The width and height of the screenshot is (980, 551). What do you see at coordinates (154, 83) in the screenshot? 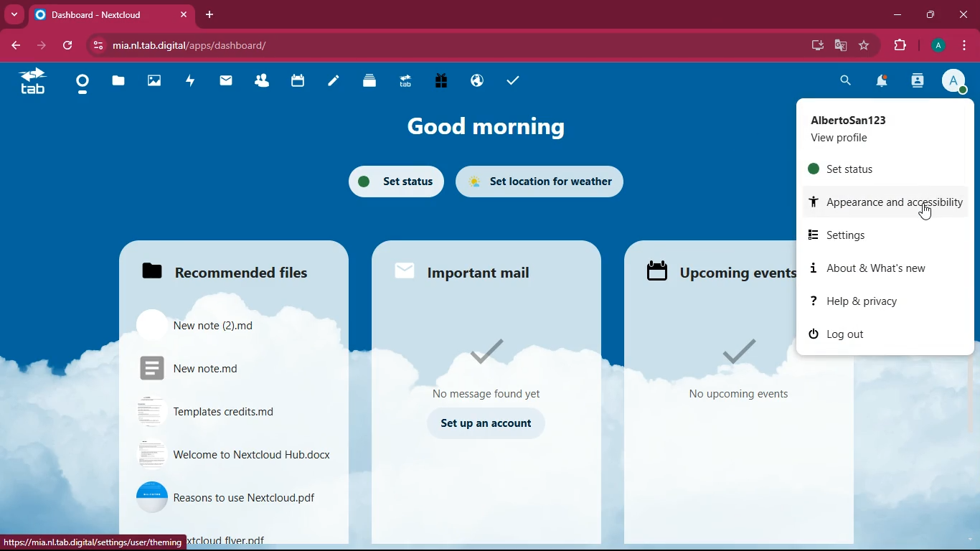
I see `images` at bounding box center [154, 83].